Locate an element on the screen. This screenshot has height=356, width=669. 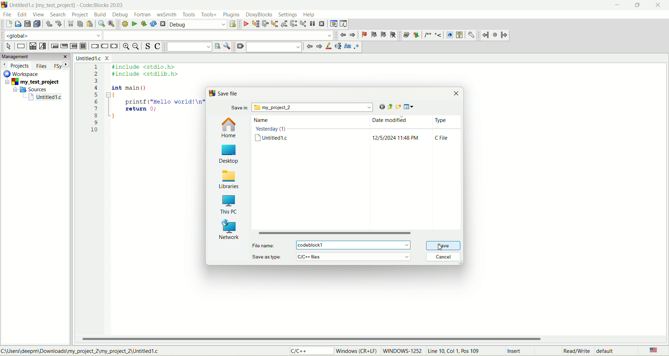
debug is located at coordinates (121, 15).